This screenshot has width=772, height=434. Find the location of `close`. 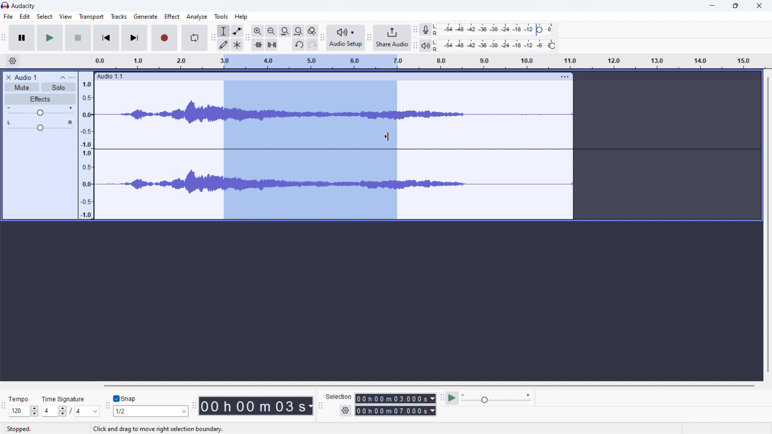

close is located at coordinates (760, 6).